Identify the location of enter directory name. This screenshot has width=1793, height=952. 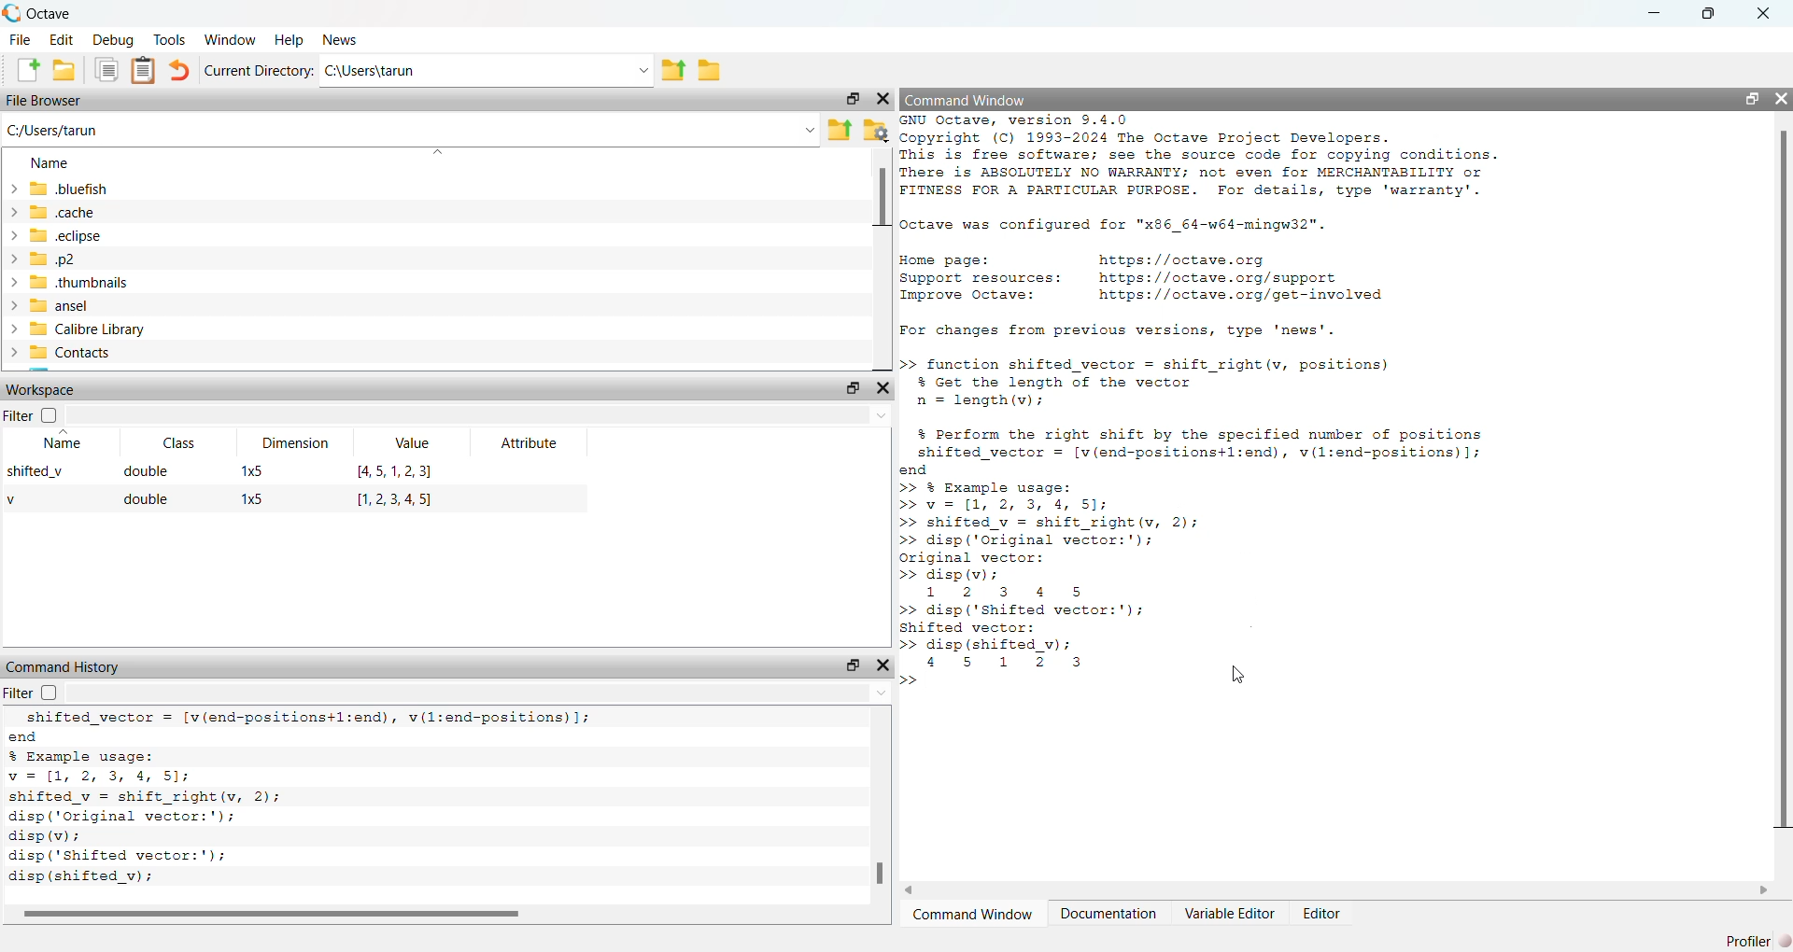
(487, 74).